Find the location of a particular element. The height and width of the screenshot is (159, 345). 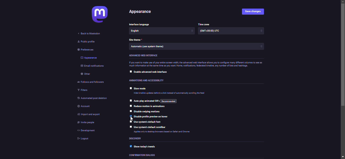

disable swiping motions is located at coordinates (148, 112).